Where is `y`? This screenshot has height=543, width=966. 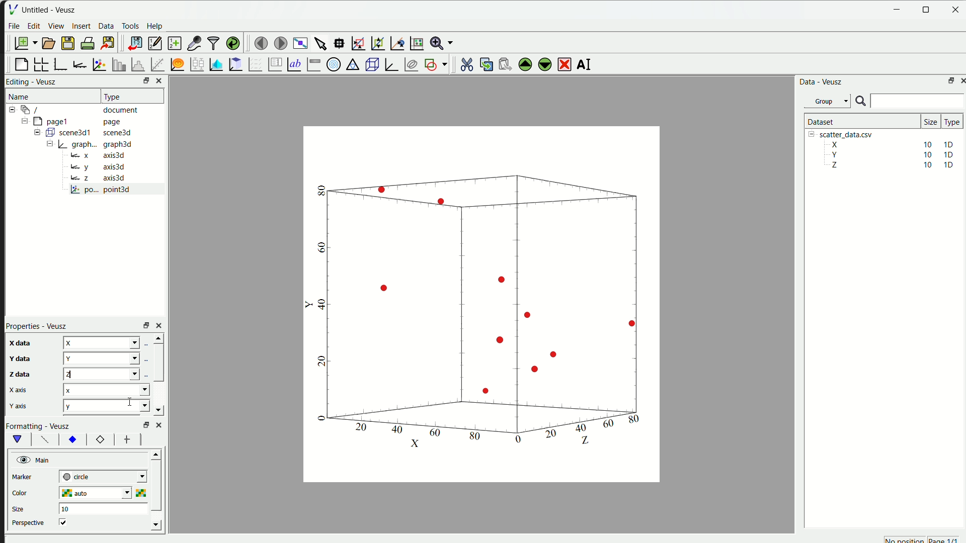 y is located at coordinates (111, 357).